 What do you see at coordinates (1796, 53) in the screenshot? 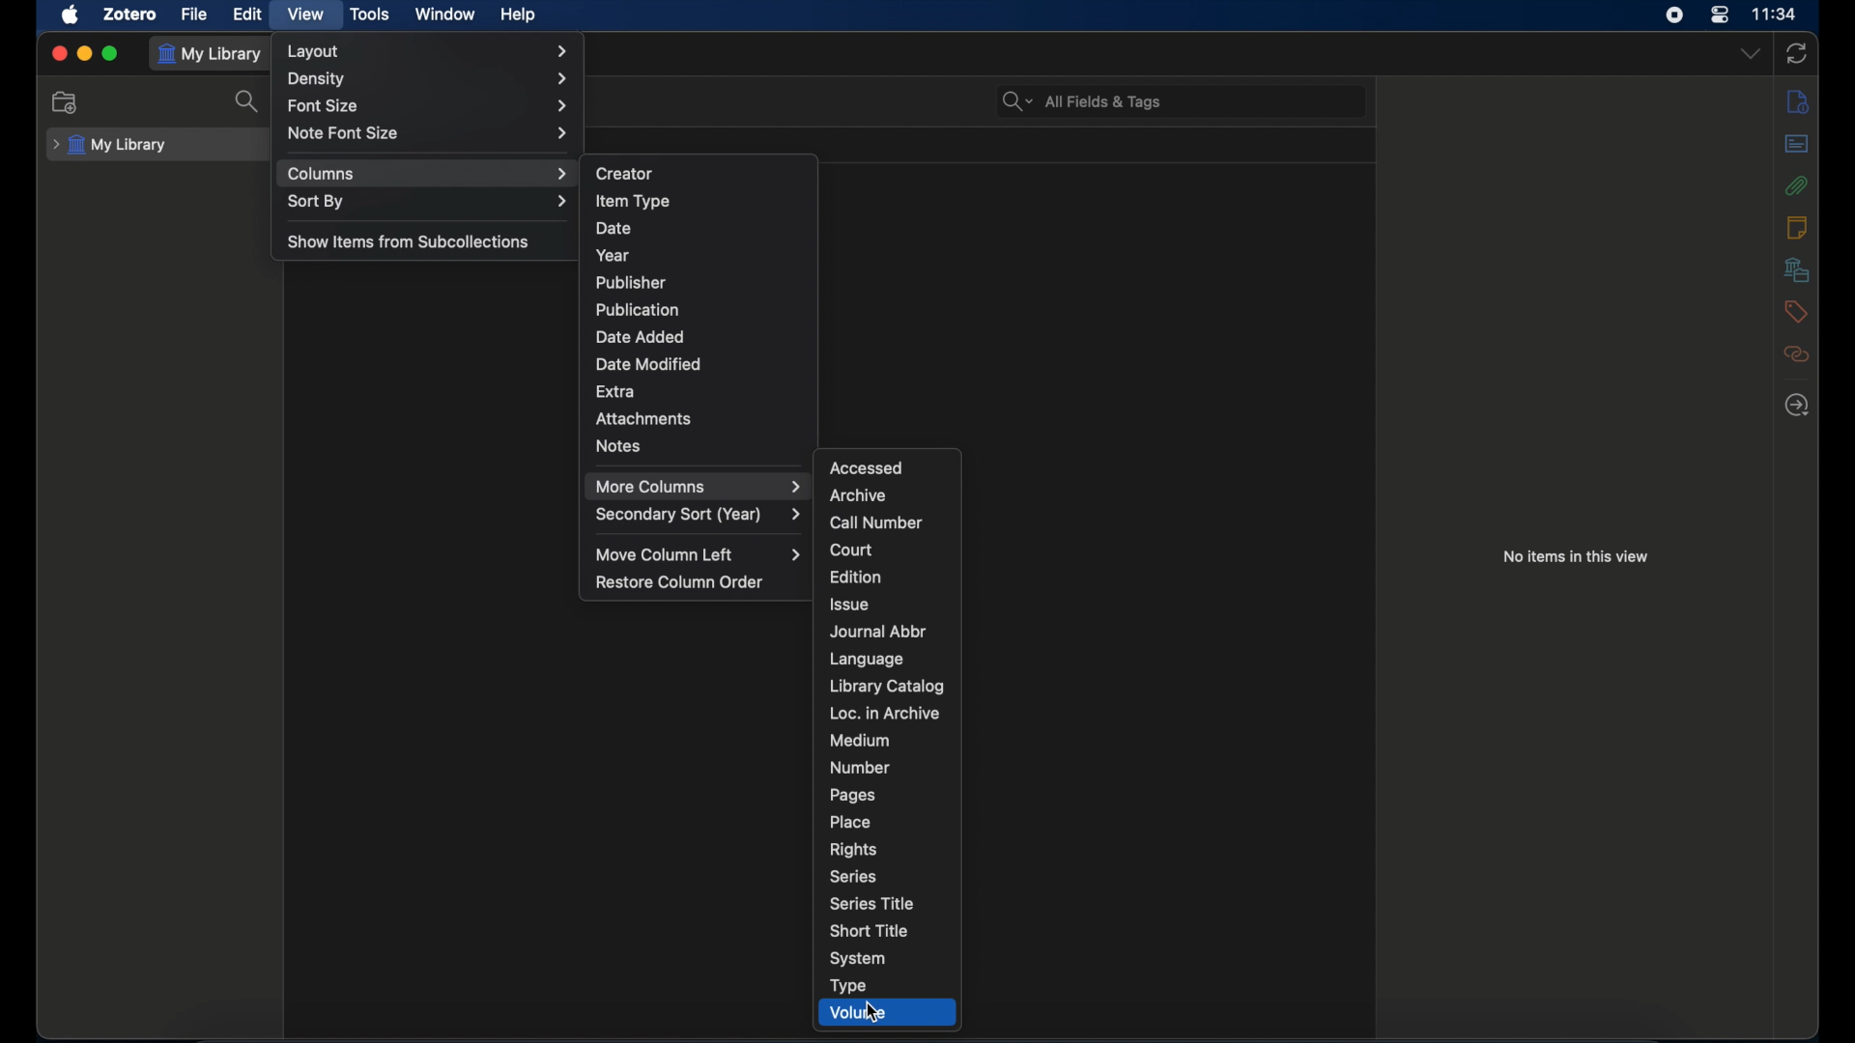
I see `sync` at bounding box center [1796, 53].